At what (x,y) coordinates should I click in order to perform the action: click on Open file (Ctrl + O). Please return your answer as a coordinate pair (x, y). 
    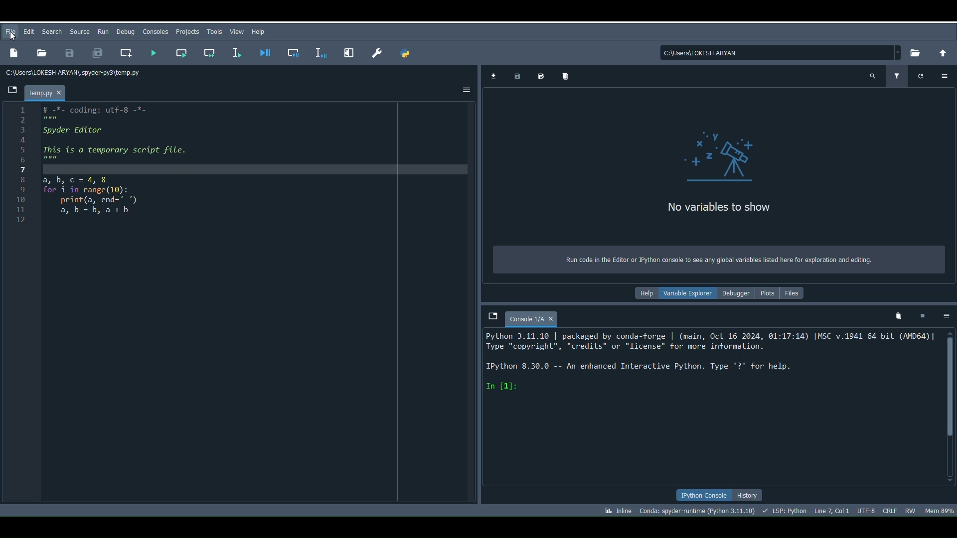
    Looking at the image, I should click on (41, 54).